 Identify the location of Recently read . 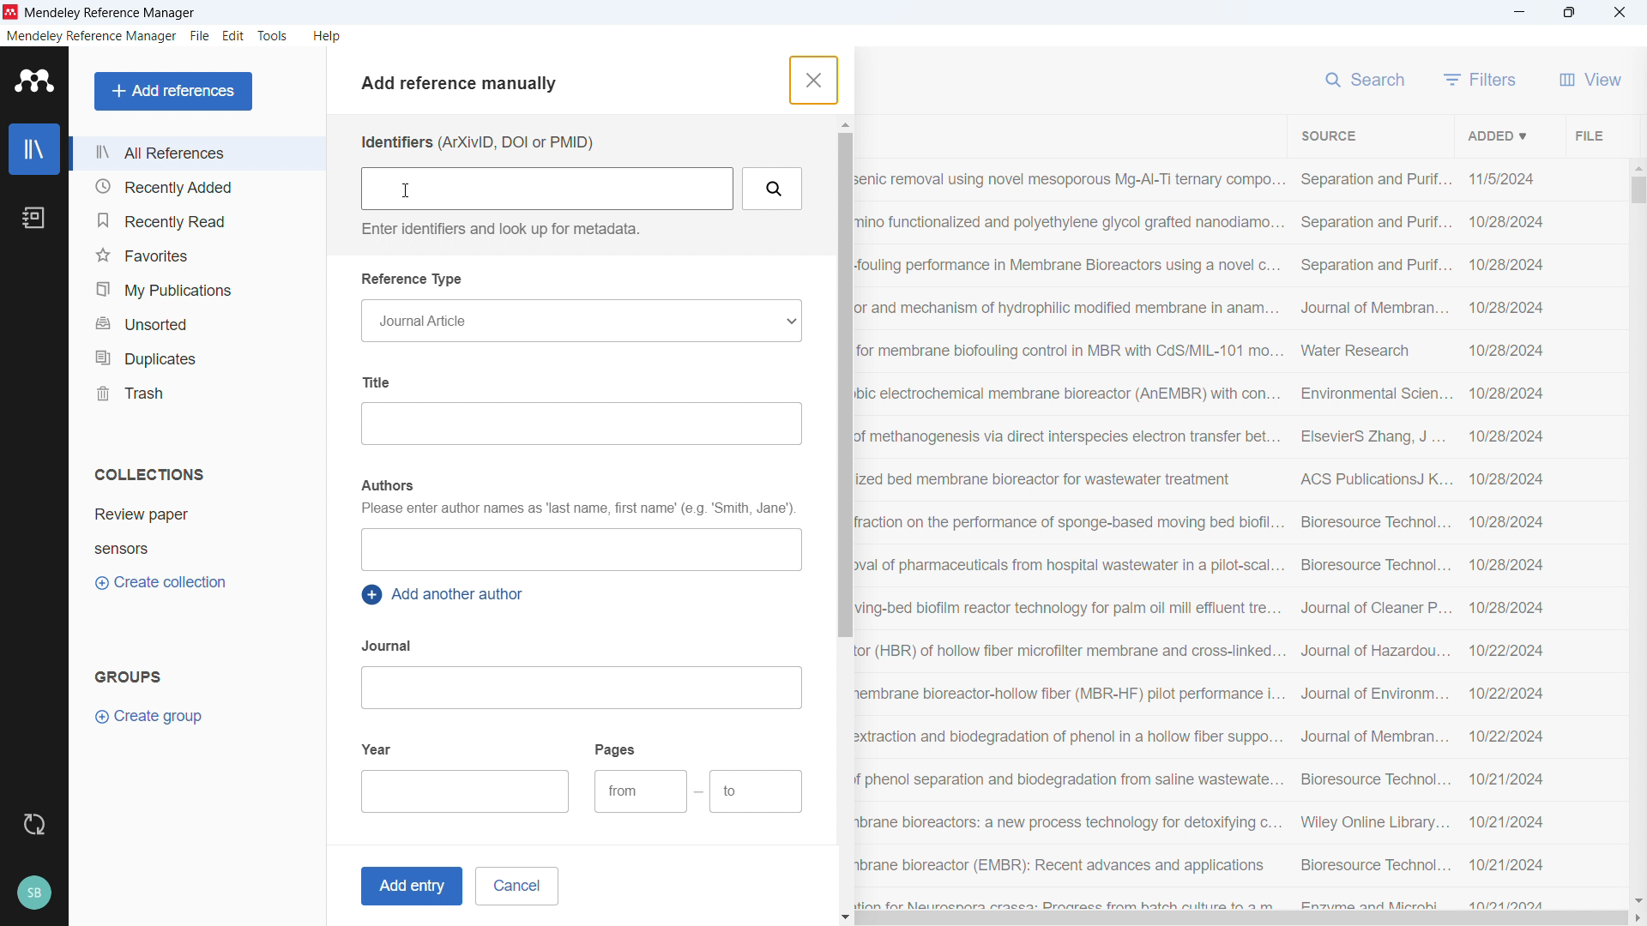
(195, 220).